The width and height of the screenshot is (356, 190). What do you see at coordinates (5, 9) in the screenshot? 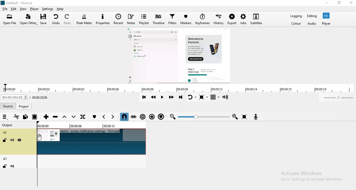
I see `File` at bounding box center [5, 9].